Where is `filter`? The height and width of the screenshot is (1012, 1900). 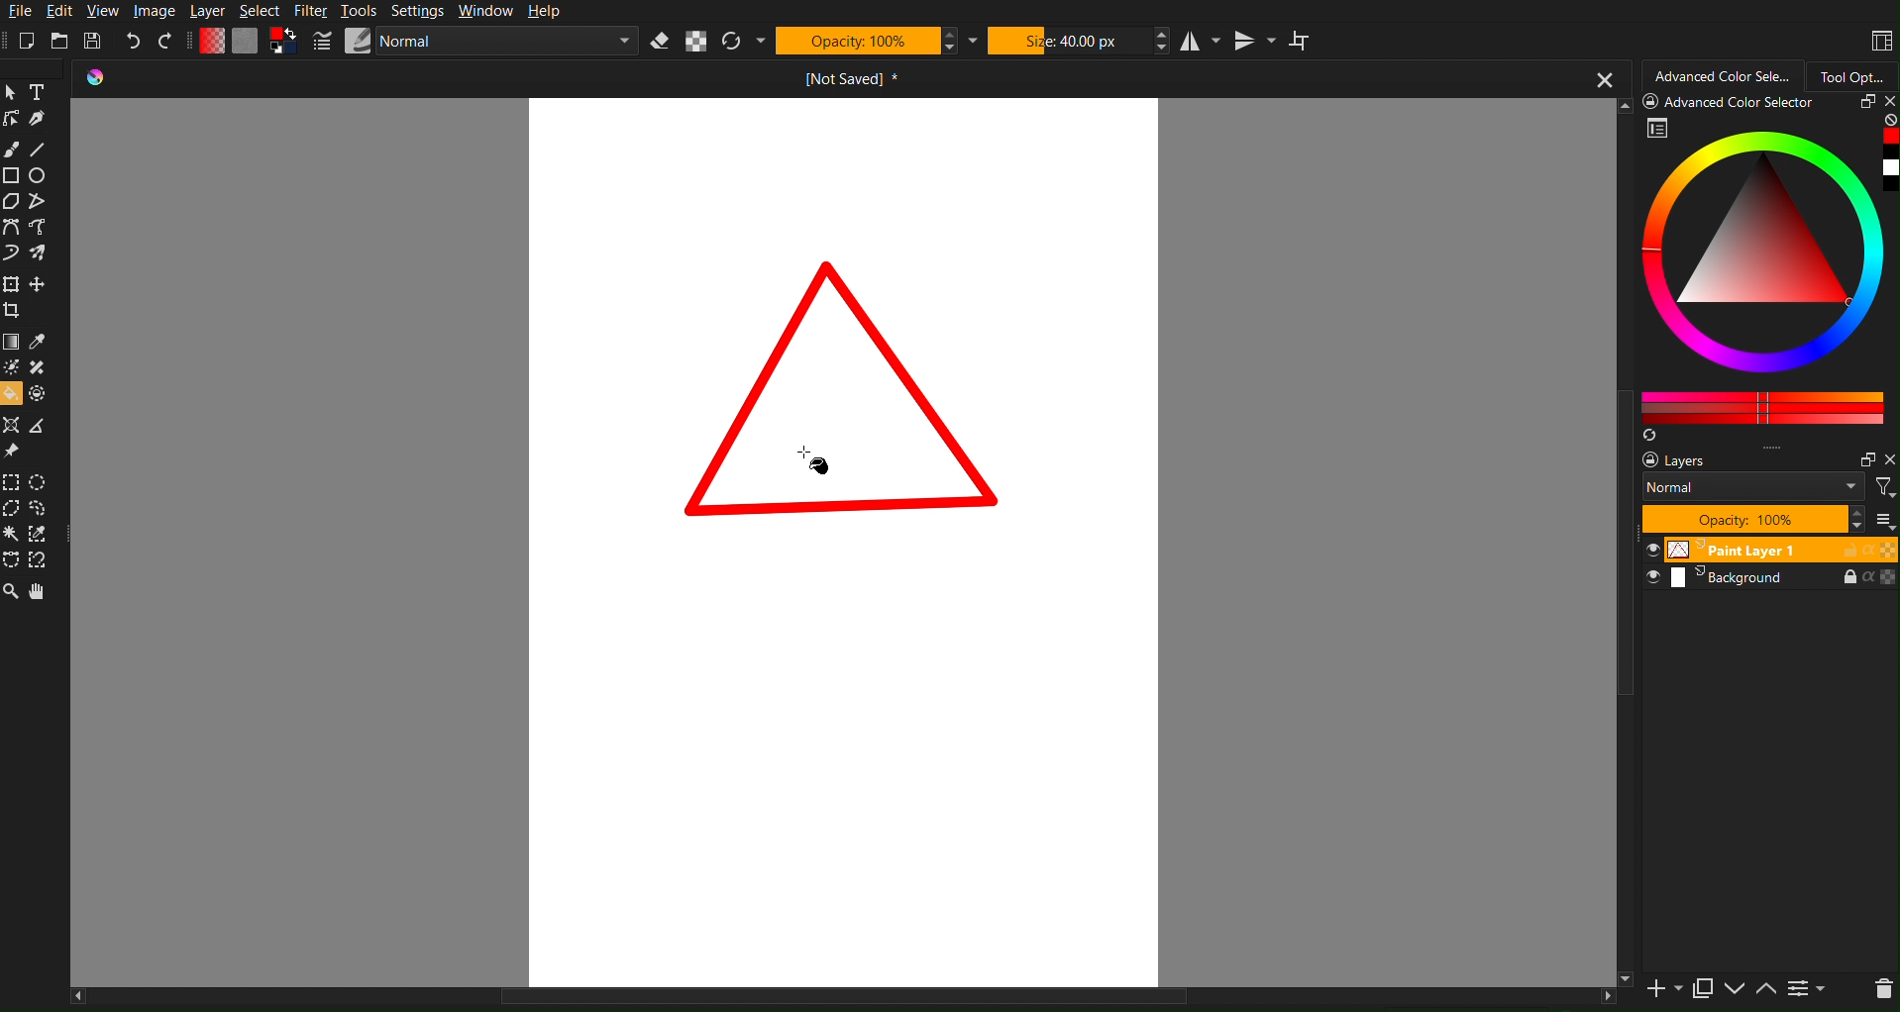
filter is located at coordinates (1885, 487).